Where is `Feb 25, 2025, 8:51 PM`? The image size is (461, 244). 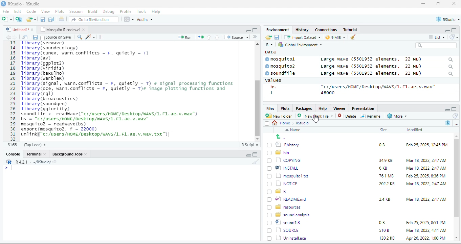
Feb 25, 2025, 8:51 PM is located at coordinates (426, 223).